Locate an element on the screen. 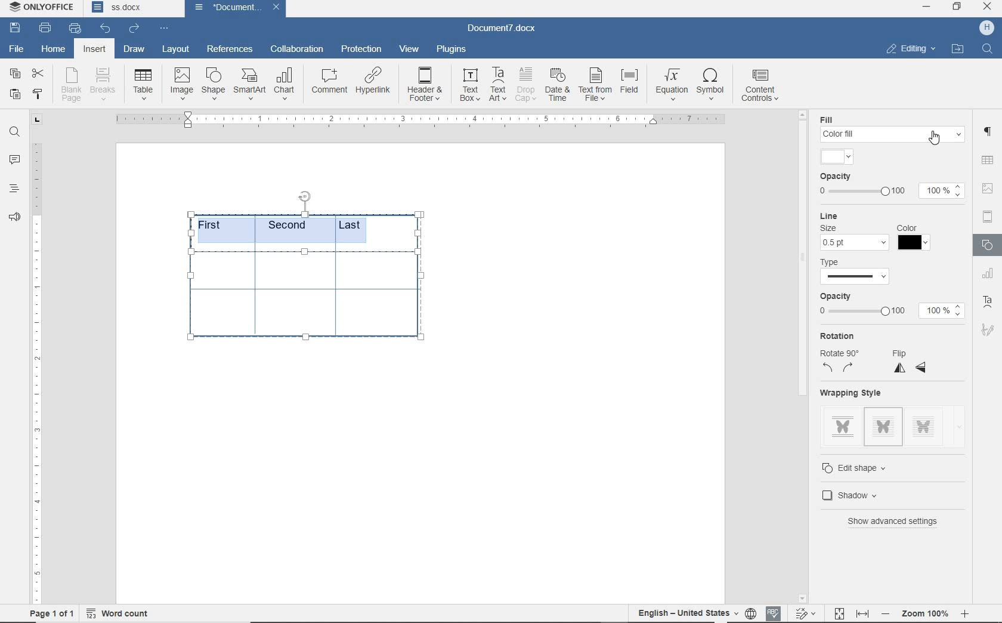 This screenshot has width=1002, height=623. header & footer is located at coordinates (425, 85).